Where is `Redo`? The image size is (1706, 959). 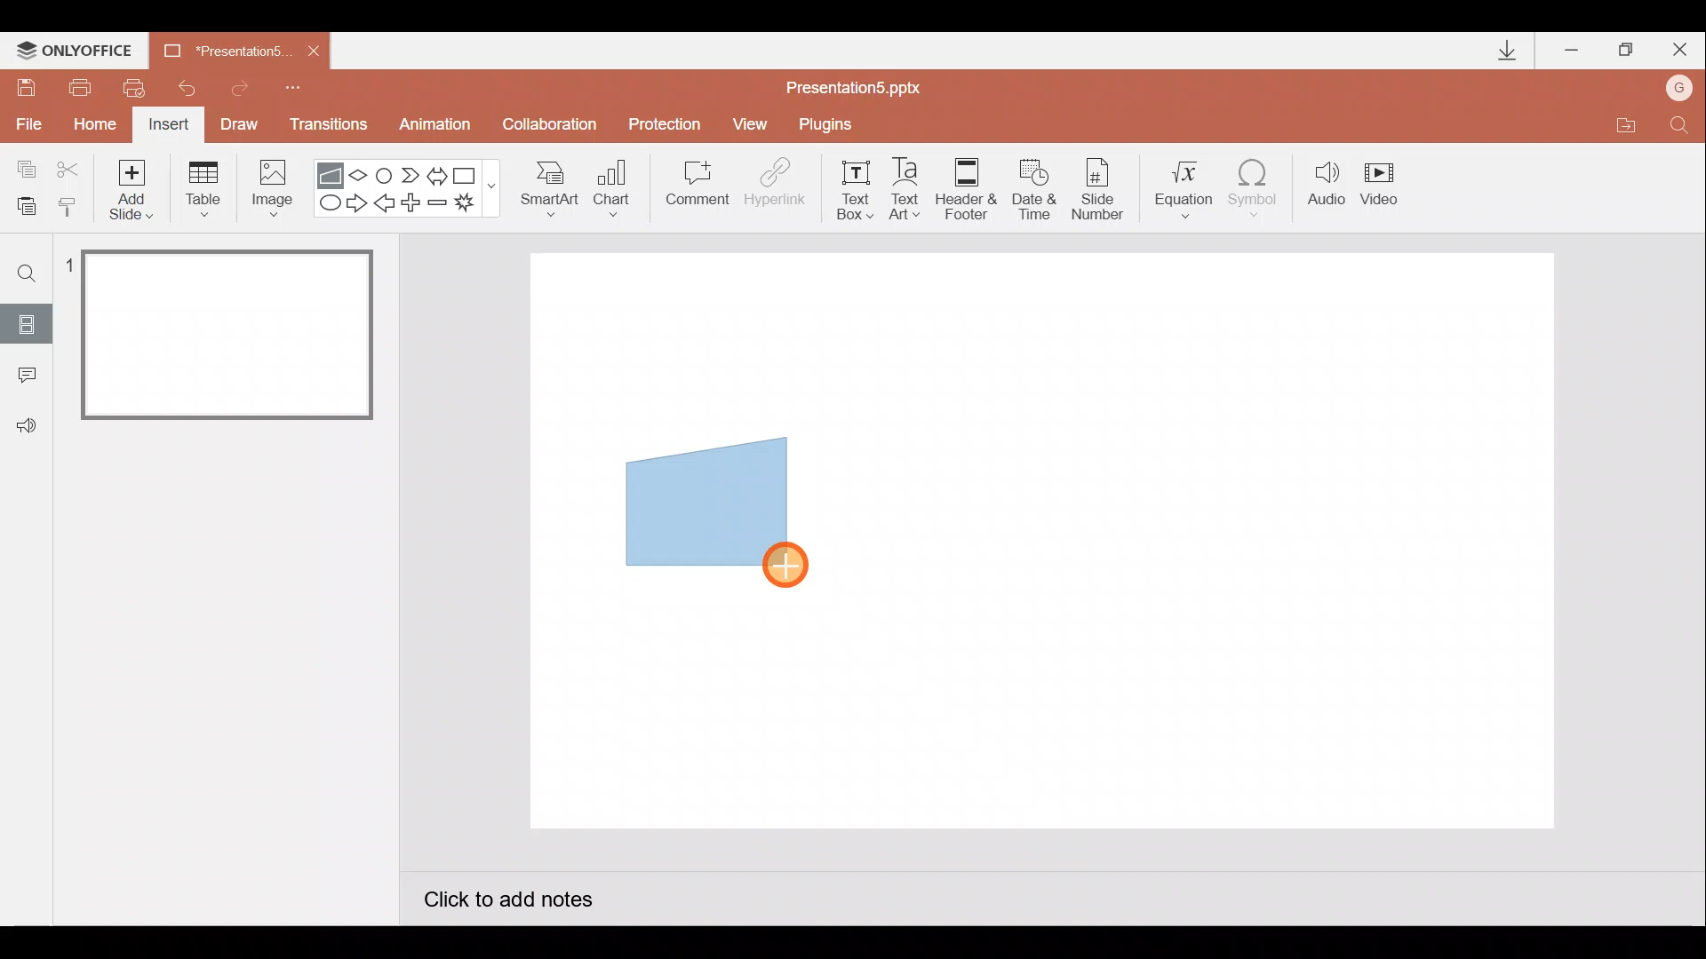
Redo is located at coordinates (241, 85).